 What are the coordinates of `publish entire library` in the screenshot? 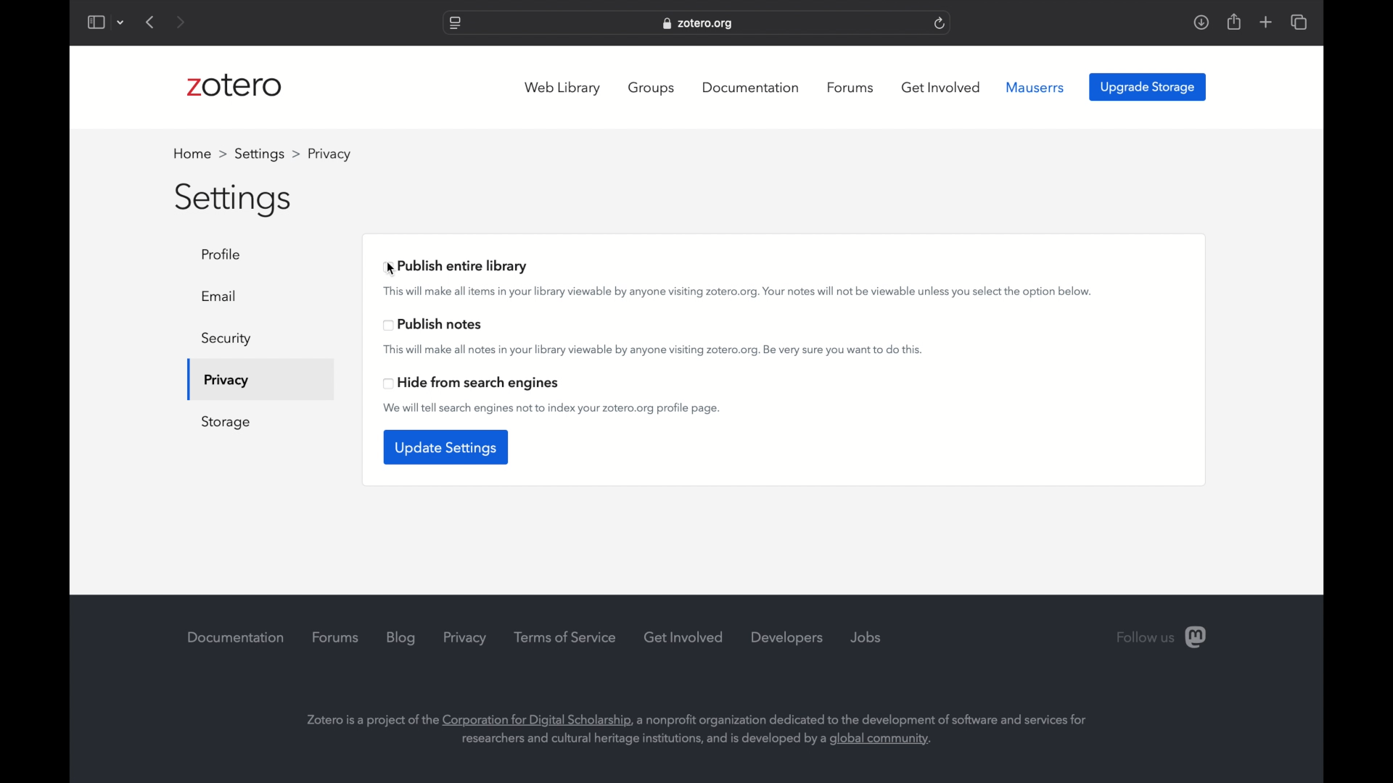 It's located at (457, 266).